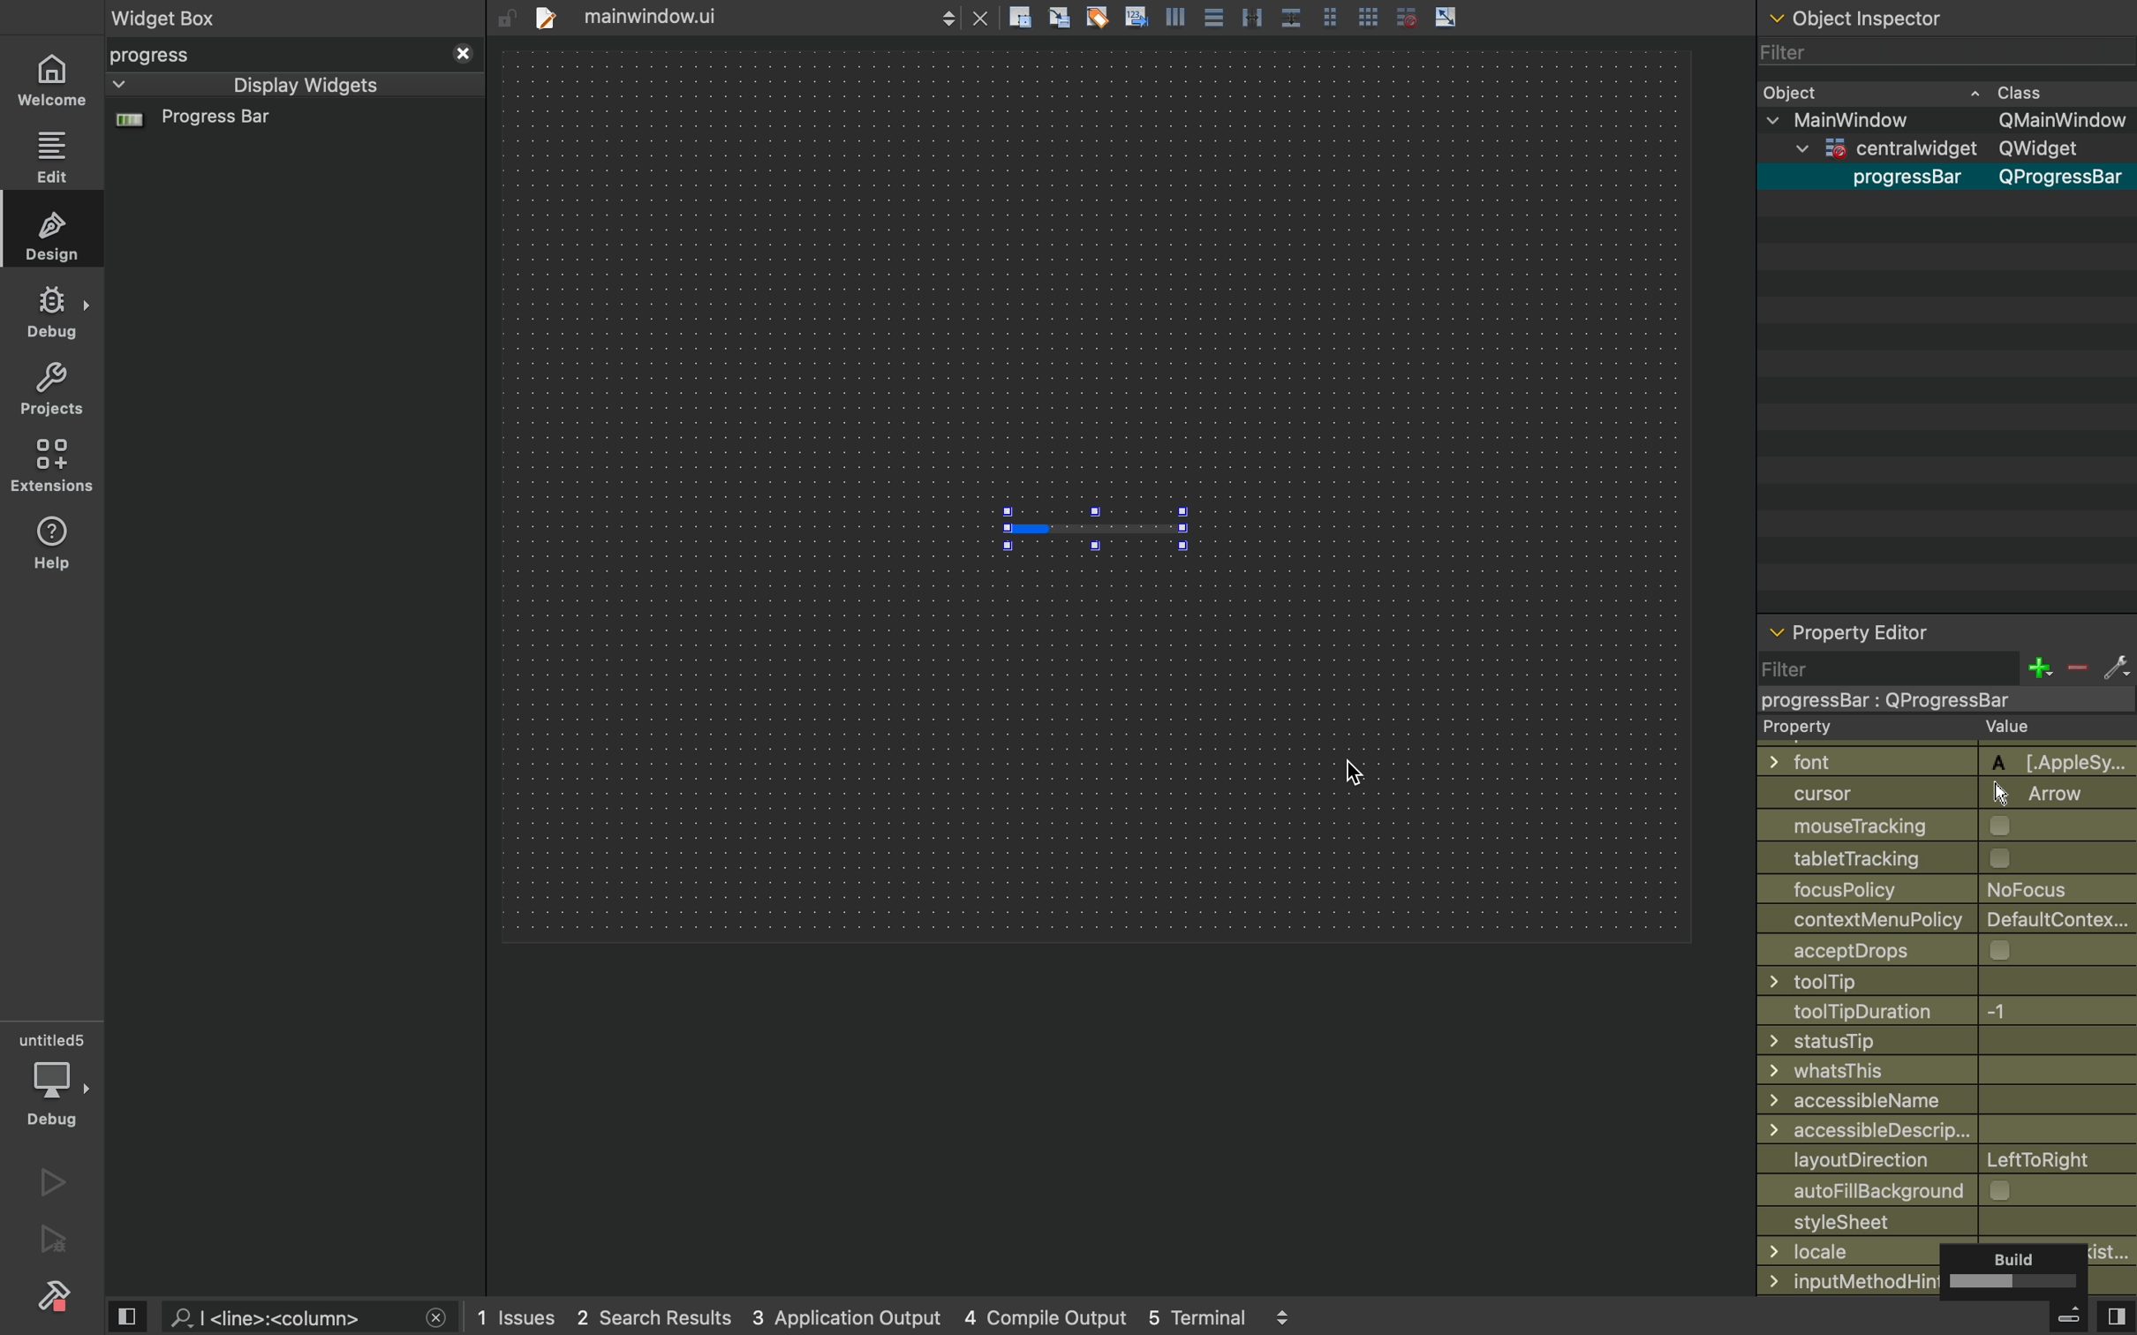  Describe the element at coordinates (1929, 91) in the screenshot. I see `object` at that location.